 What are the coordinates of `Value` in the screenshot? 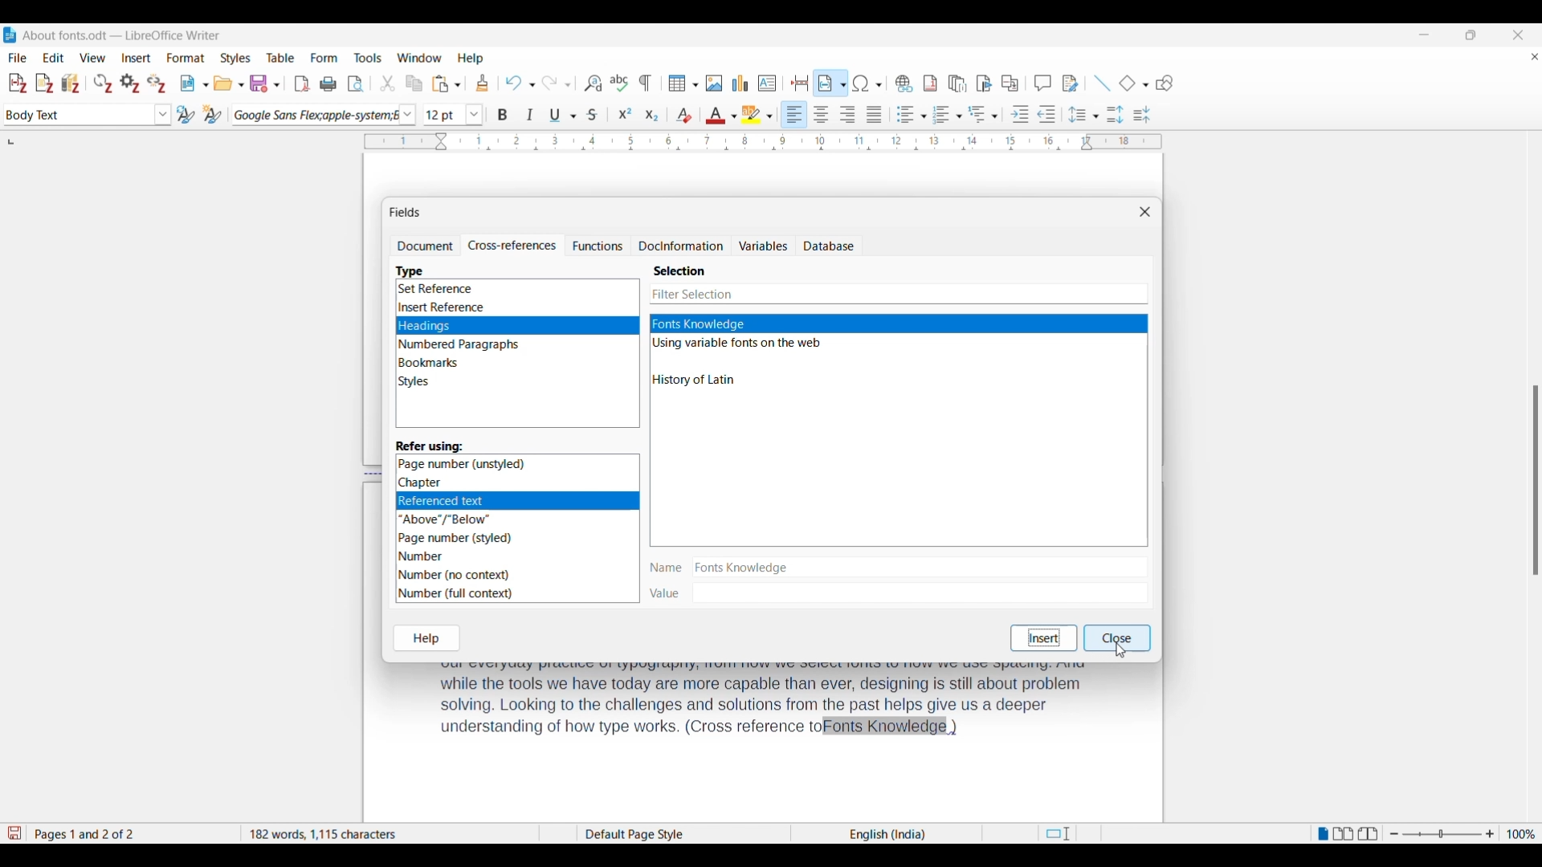 It's located at (920, 592).